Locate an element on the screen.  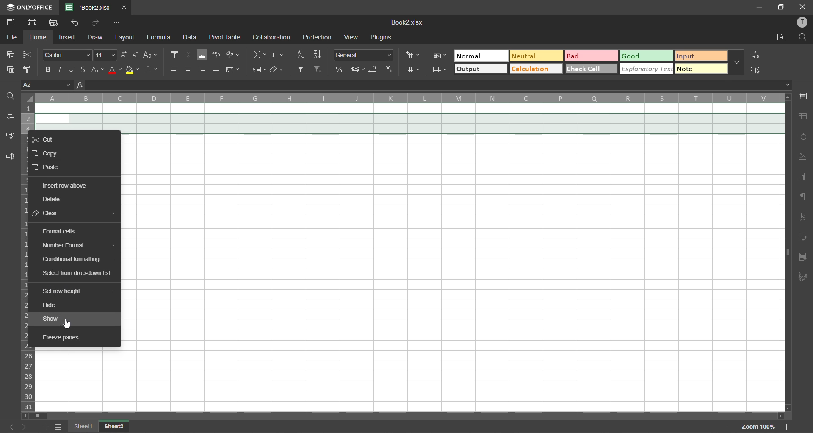
home is located at coordinates (39, 37).